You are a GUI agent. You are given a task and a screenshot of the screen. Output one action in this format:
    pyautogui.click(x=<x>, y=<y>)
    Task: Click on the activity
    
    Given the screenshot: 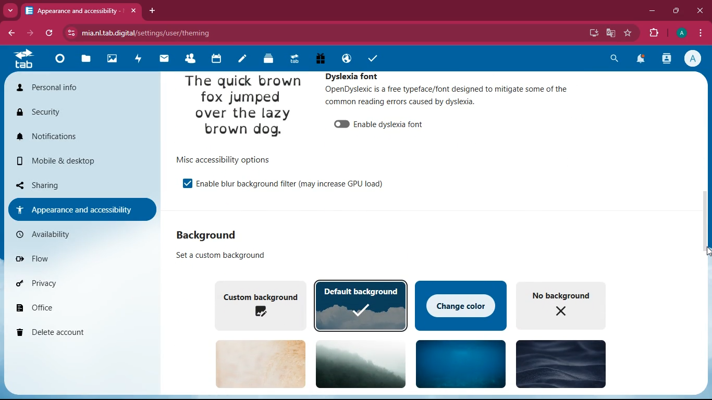 What is the action you would take?
    pyautogui.click(x=136, y=59)
    